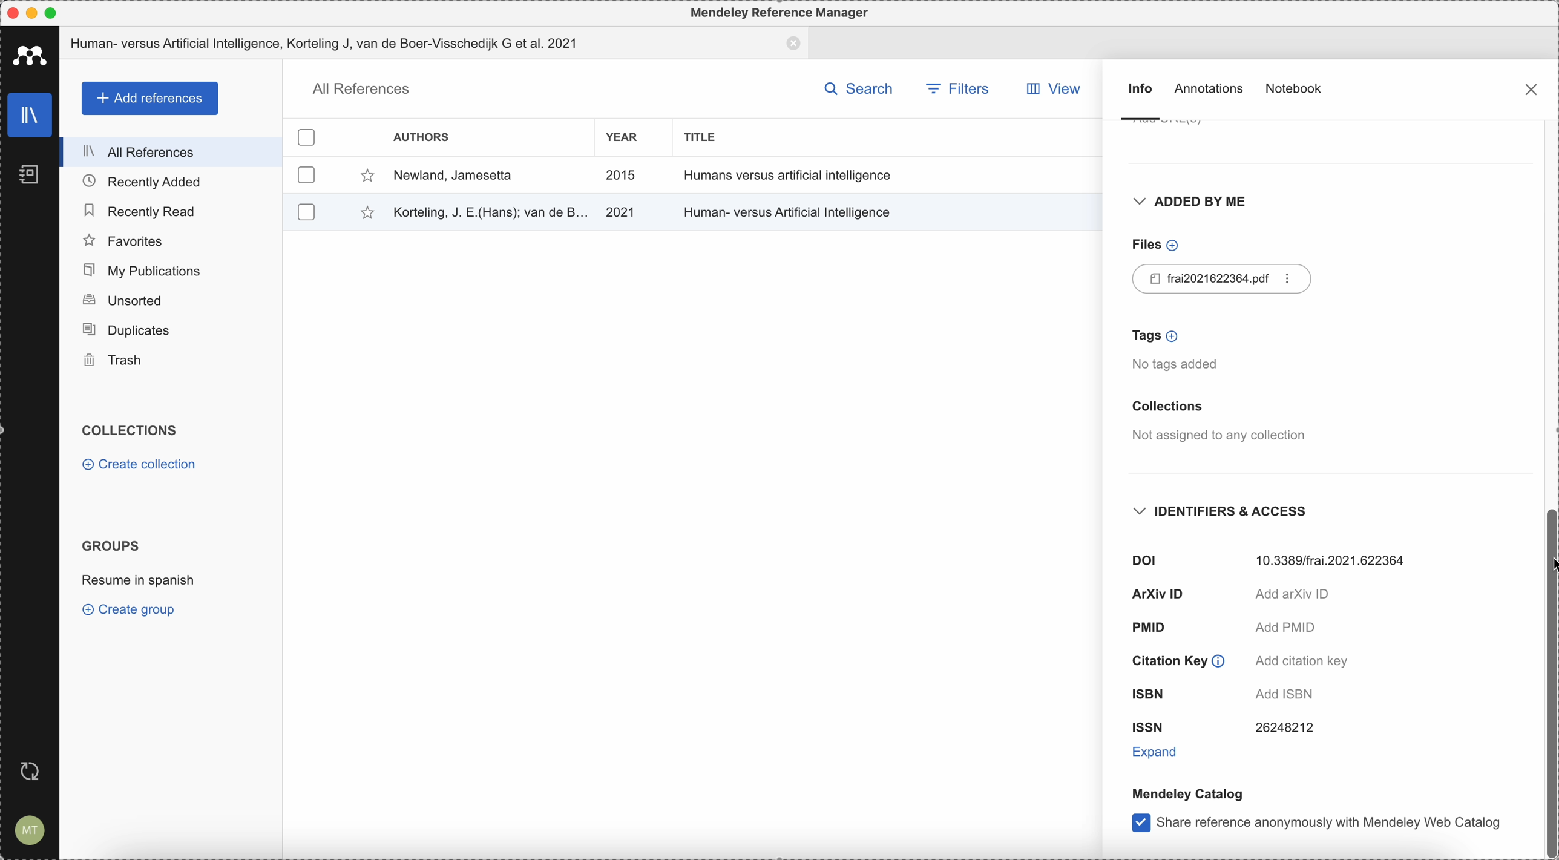  What do you see at coordinates (1227, 512) in the screenshot?
I see `identifiers and access` at bounding box center [1227, 512].